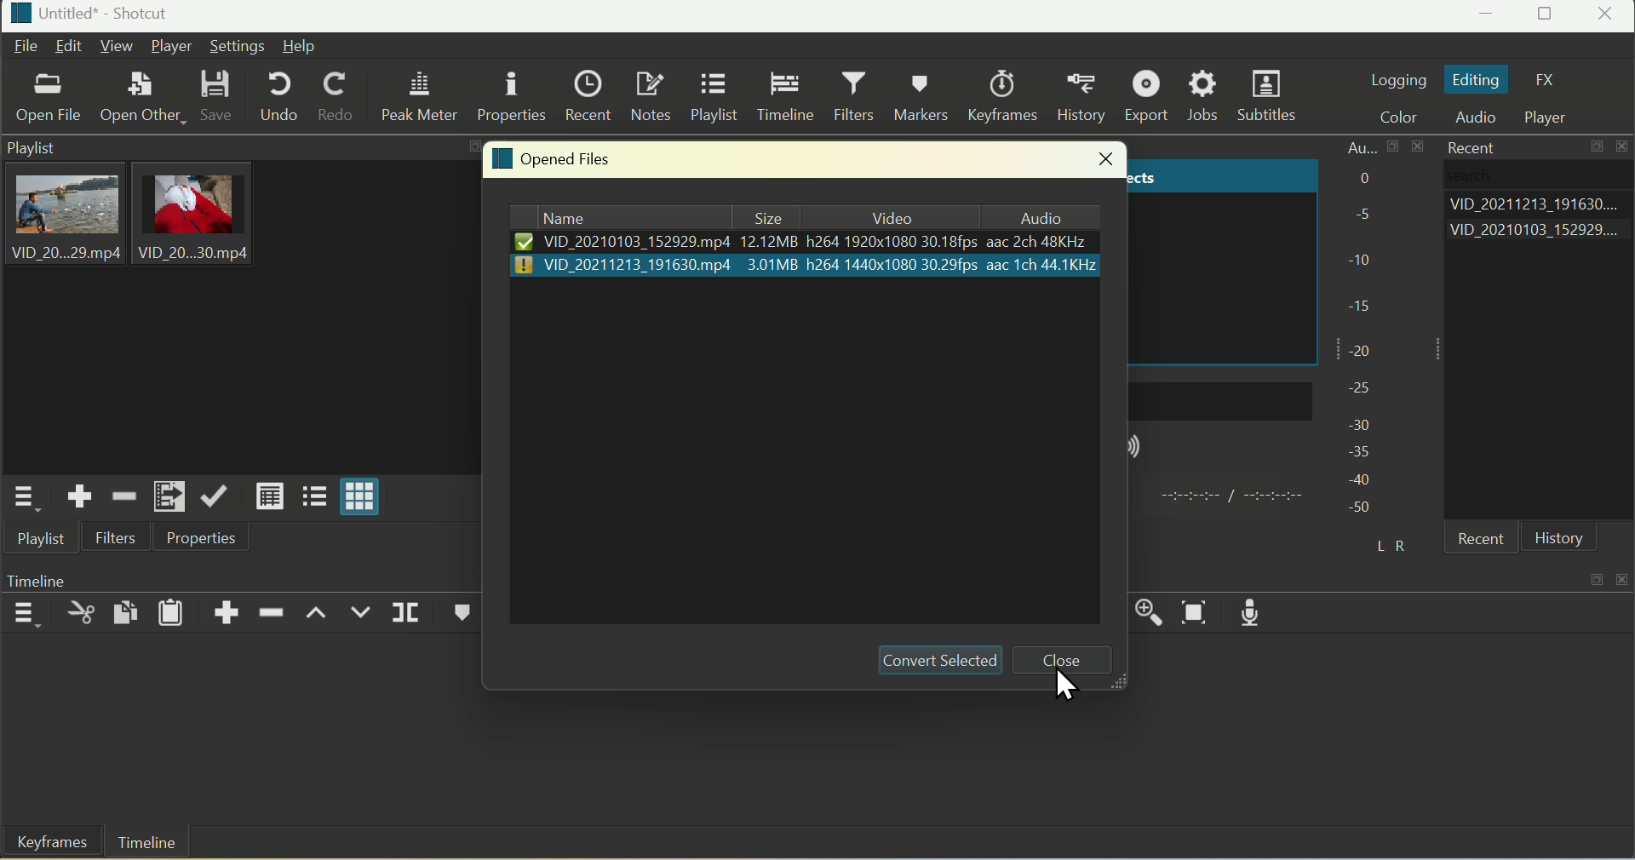 The image size is (1635, 860). What do you see at coordinates (886, 217) in the screenshot?
I see `video` at bounding box center [886, 217].